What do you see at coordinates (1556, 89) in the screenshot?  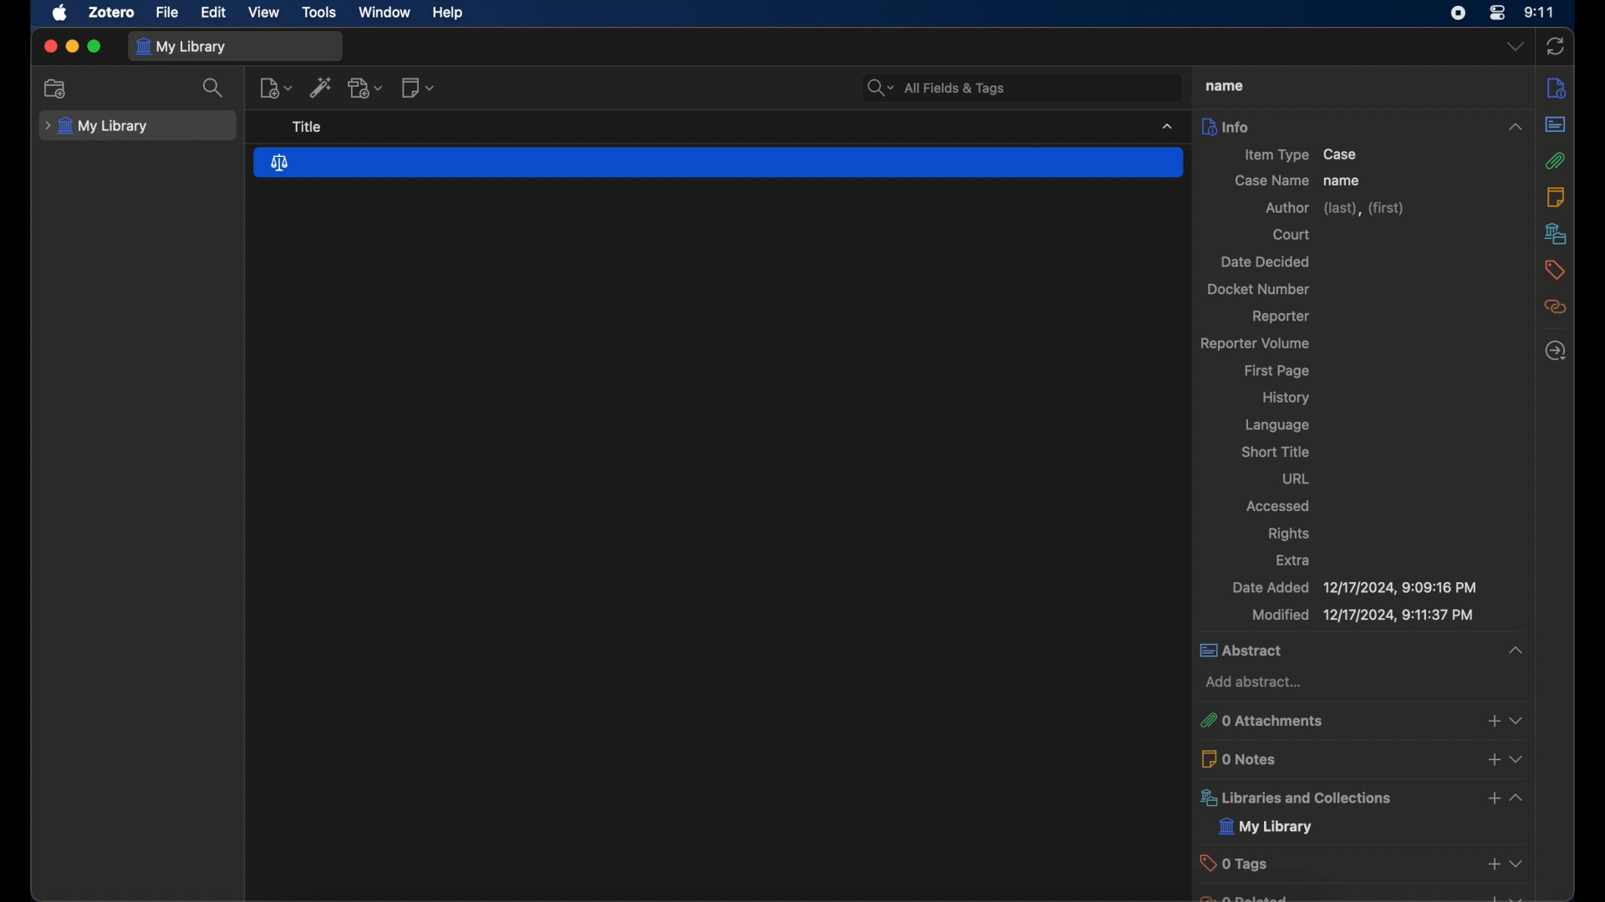 I see `info` at bounding box center [1556, 89].